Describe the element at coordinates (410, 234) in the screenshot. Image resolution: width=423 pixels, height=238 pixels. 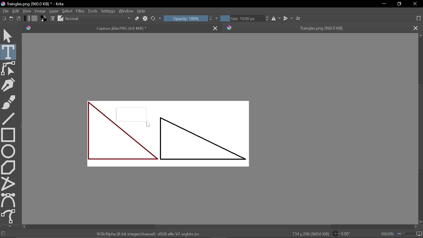
I see `Zoom` at that location.